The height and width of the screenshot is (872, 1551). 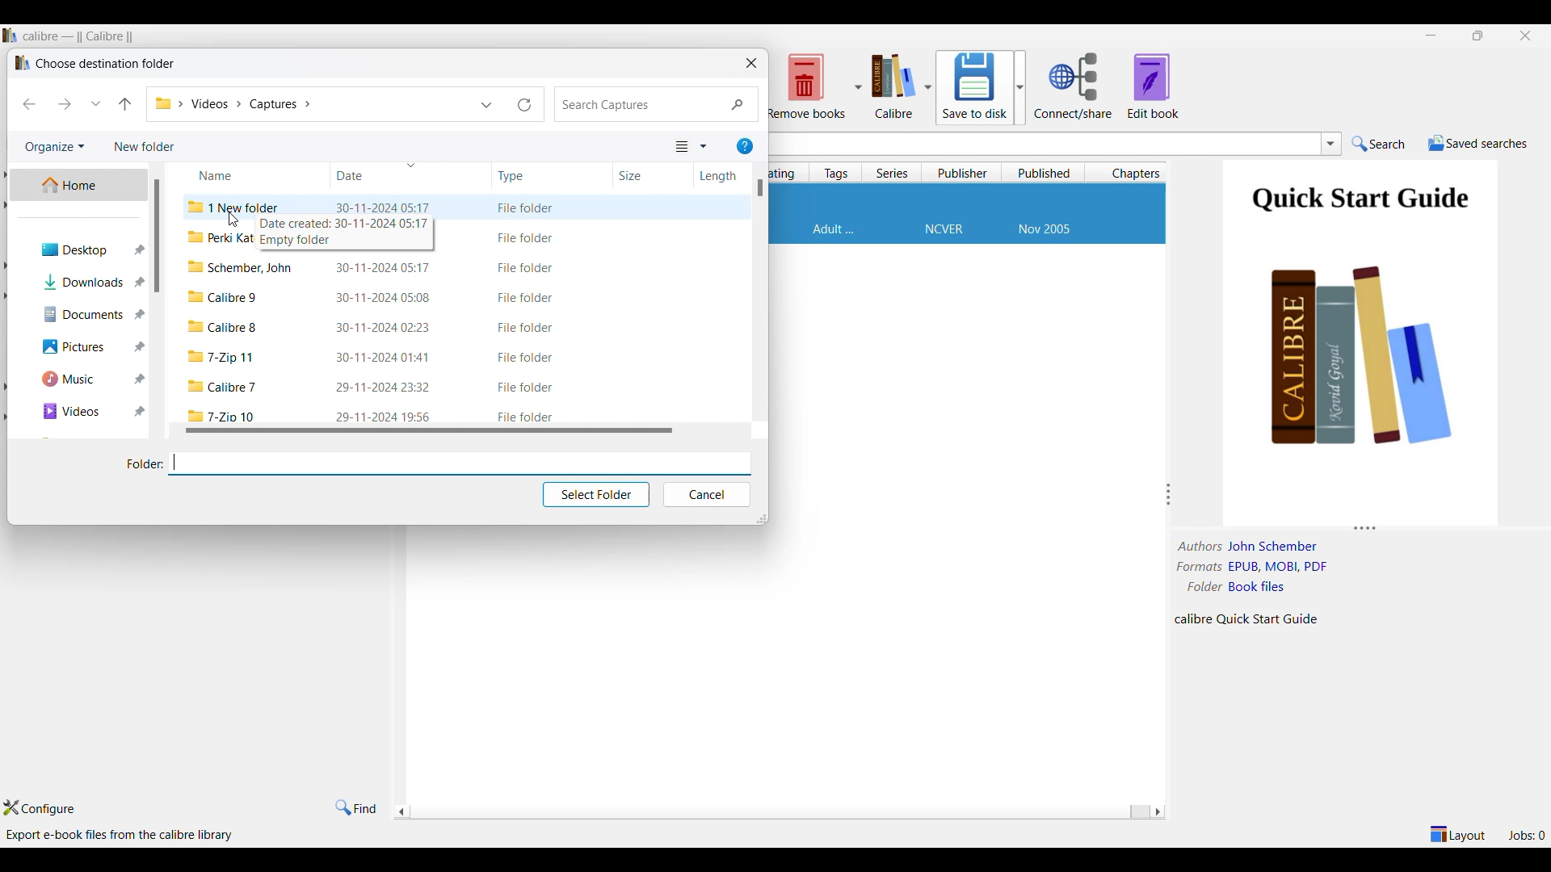 What do you see at coordinates (106, 63) in the screenshot?
I see `Window name` at bounding box center [106, 63].